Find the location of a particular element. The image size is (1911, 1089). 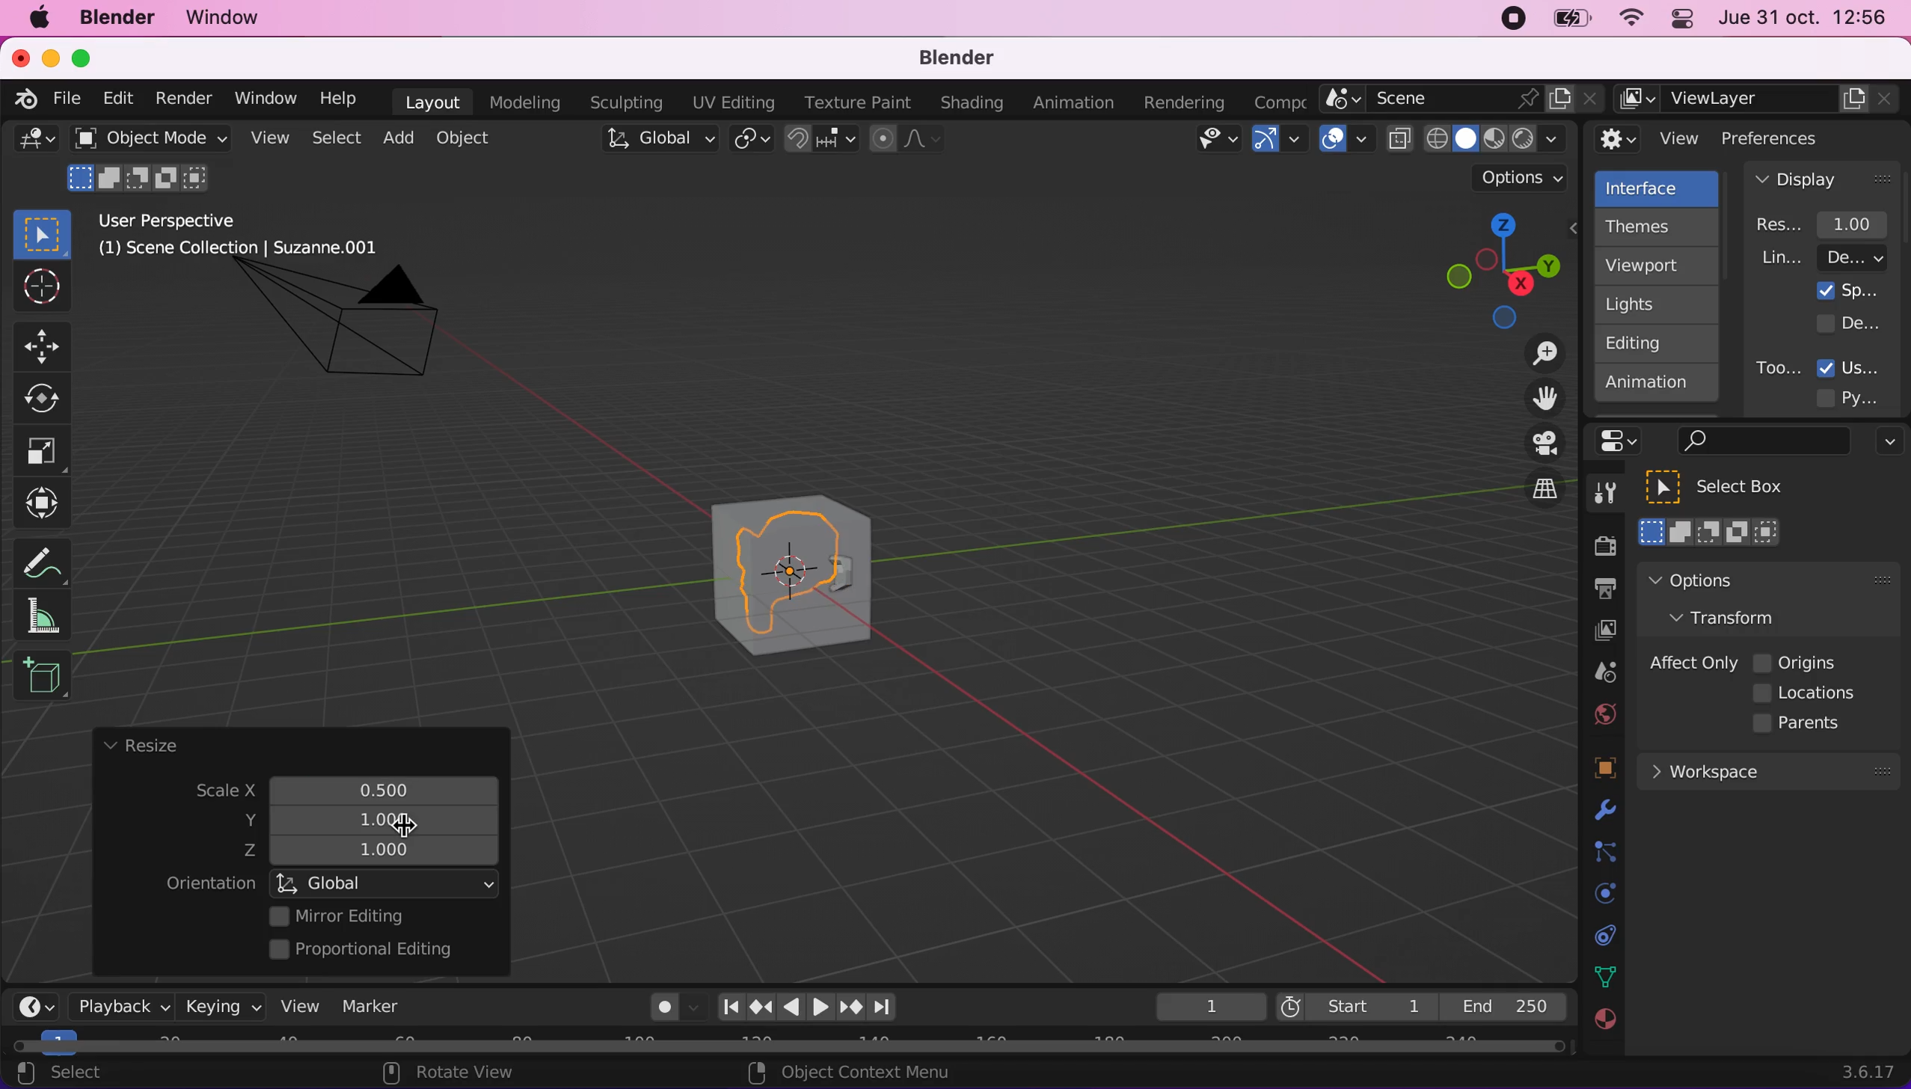

object is located at coordinates (467, 138).